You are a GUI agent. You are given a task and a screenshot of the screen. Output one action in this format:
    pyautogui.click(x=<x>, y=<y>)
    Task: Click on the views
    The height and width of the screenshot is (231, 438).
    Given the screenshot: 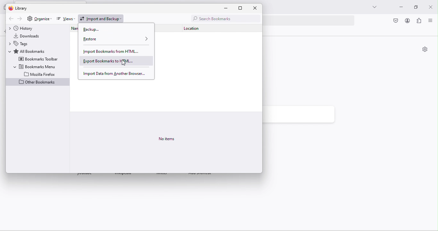 What is the action you would take?
    pyautogui.click(x=65, y=19)
    